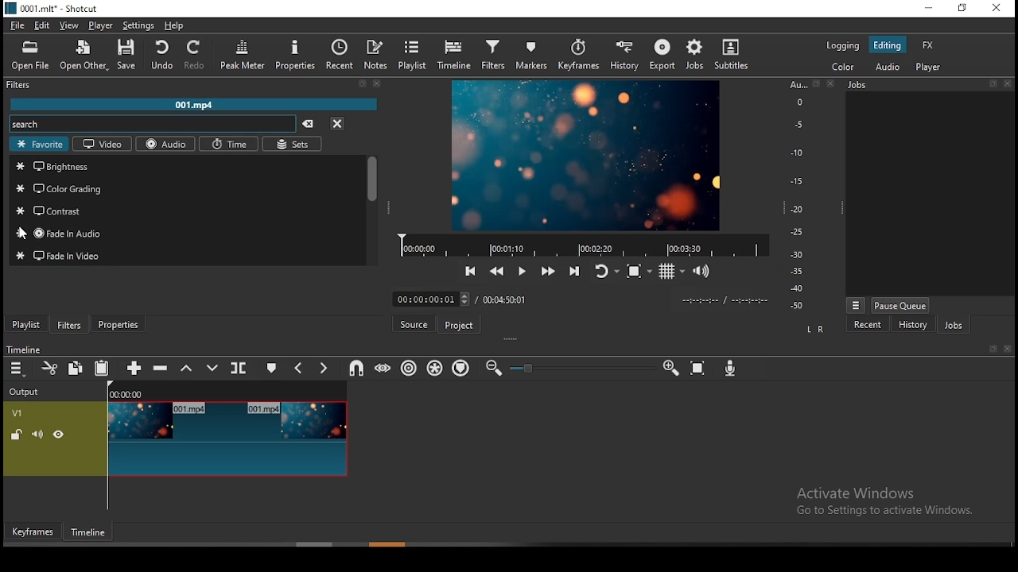  What do you see at coordinates (415, 56) in the screenshot?
I see `playlist` at bounding box center [415, 56].